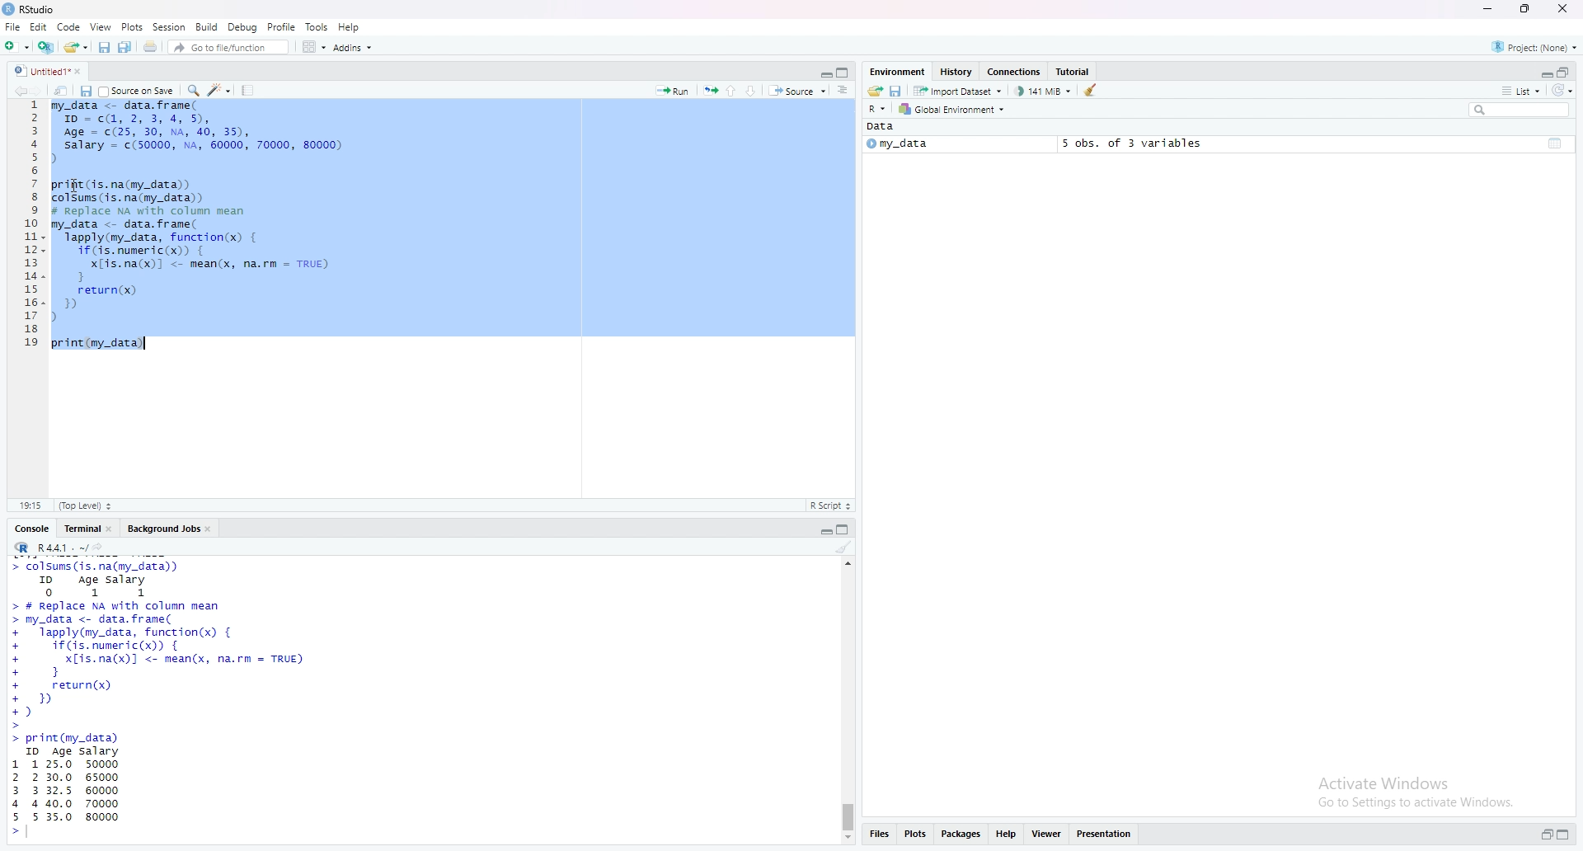  What do you see at coordinates (125, 47) in the screenshot?
I see `save all open documents` at bounding box center [125, 47].